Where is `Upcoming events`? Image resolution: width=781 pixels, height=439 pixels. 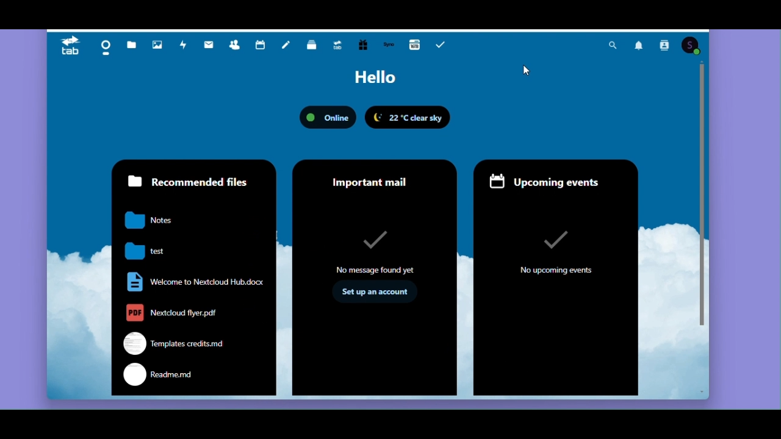 Upcoming events is located at coordinates (556, 179).